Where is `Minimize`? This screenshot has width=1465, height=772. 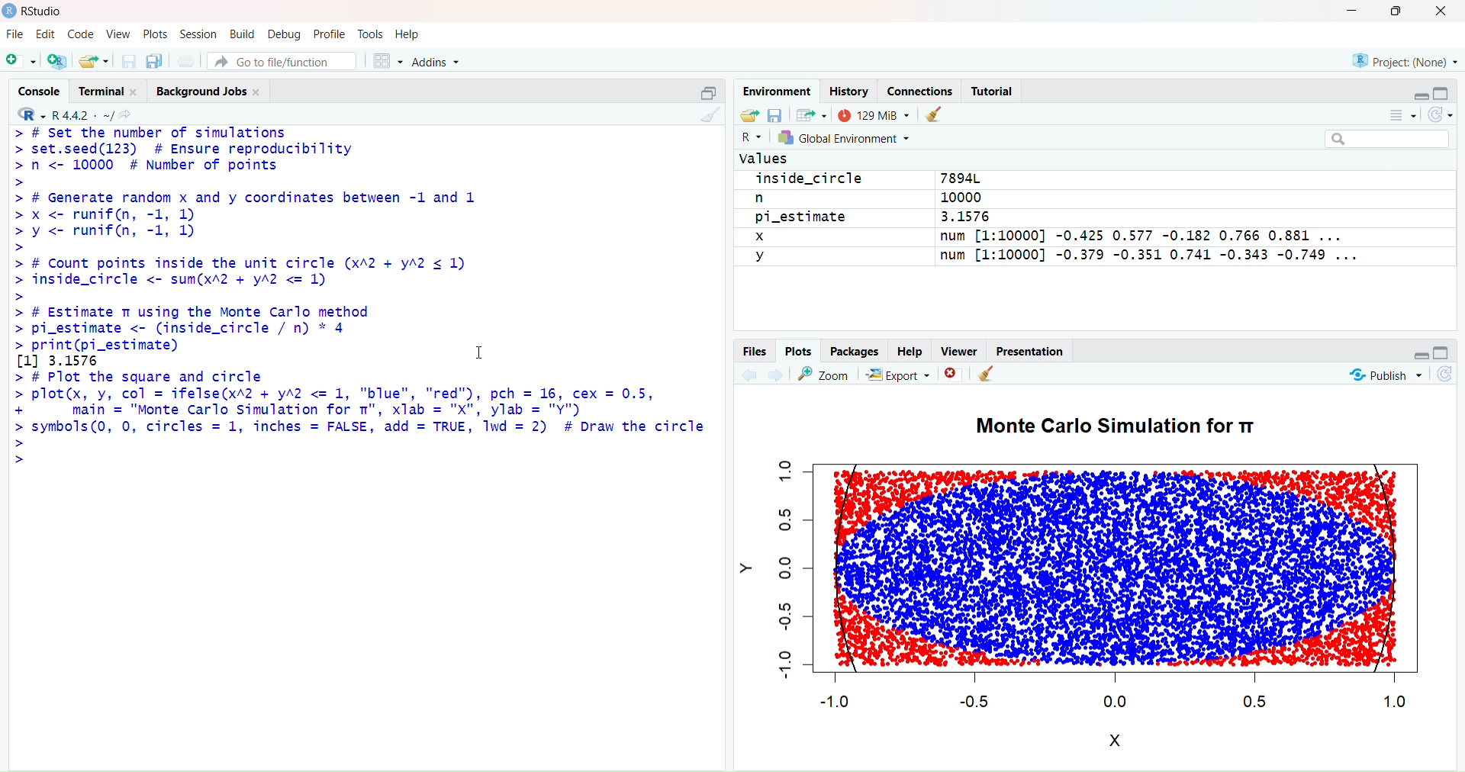 Minimize is located at coordinates (1415, 353).